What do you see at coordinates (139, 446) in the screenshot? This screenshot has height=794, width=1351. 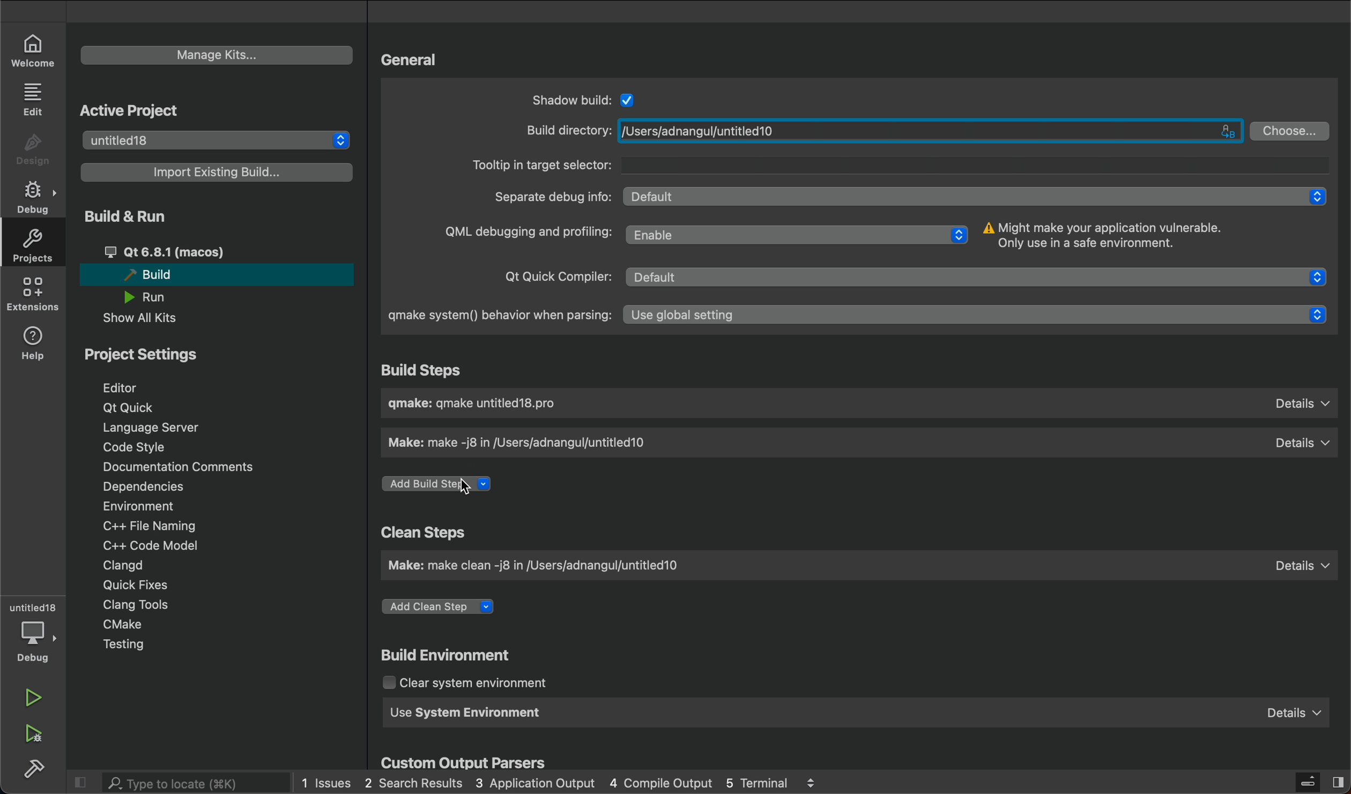 I see `Code Style` at bounding box center [139, 446].